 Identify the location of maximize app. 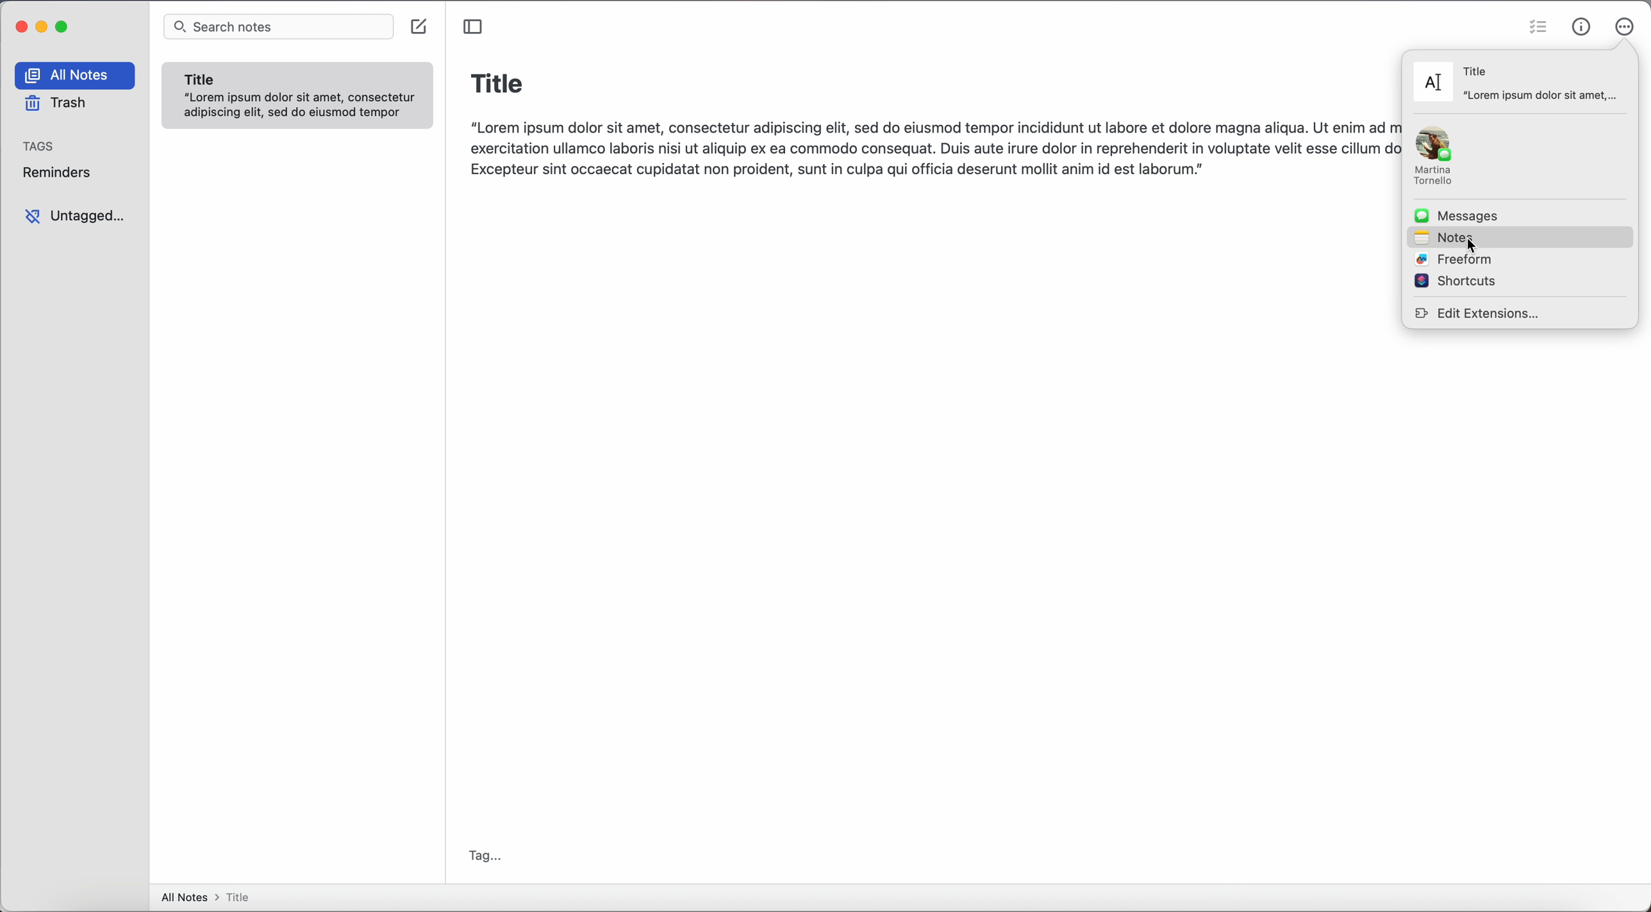
(65, 26).